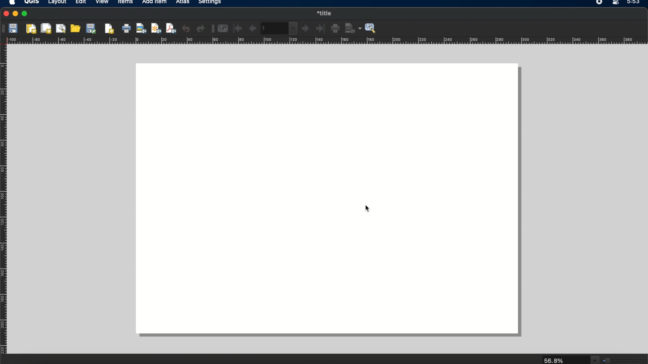 This screenshot has height=364, width=648. What do you see at coordinates (171, 28) in the screenshot?
I see `export as pdf` at bounding box center [171, 28].